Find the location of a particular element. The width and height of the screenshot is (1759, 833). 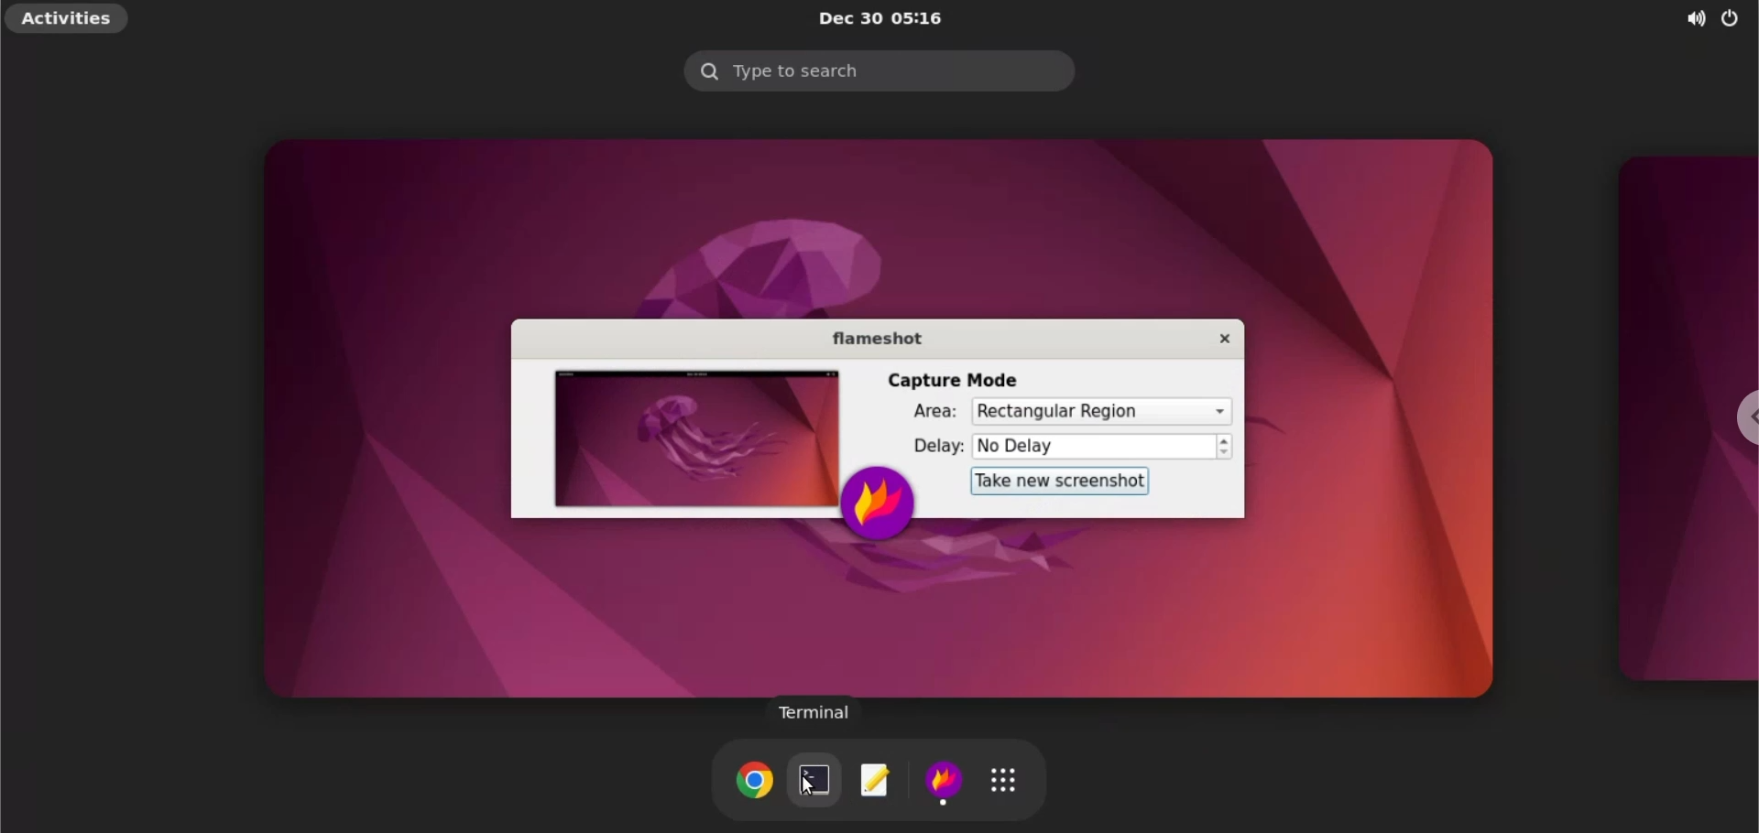

activity window is located at coordinates (884, 419).